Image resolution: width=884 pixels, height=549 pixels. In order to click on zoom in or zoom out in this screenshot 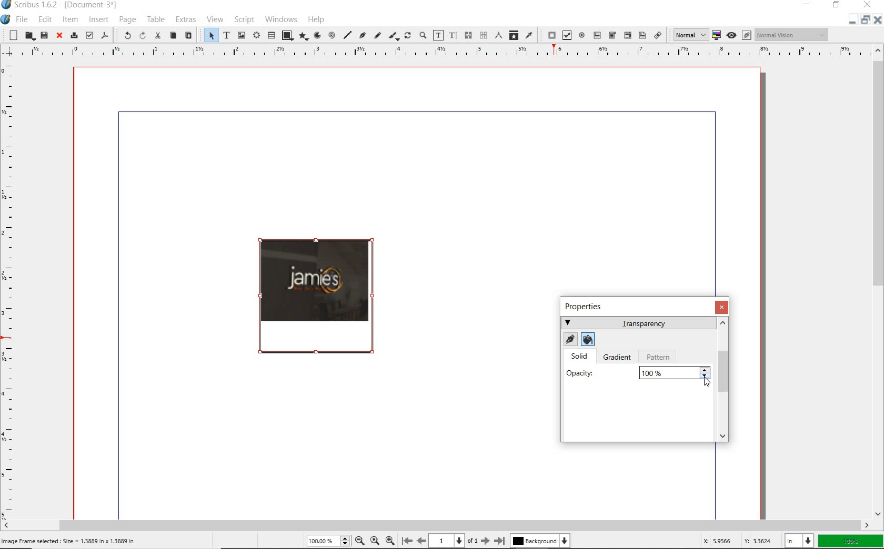, I will do `click(423, 35)`.